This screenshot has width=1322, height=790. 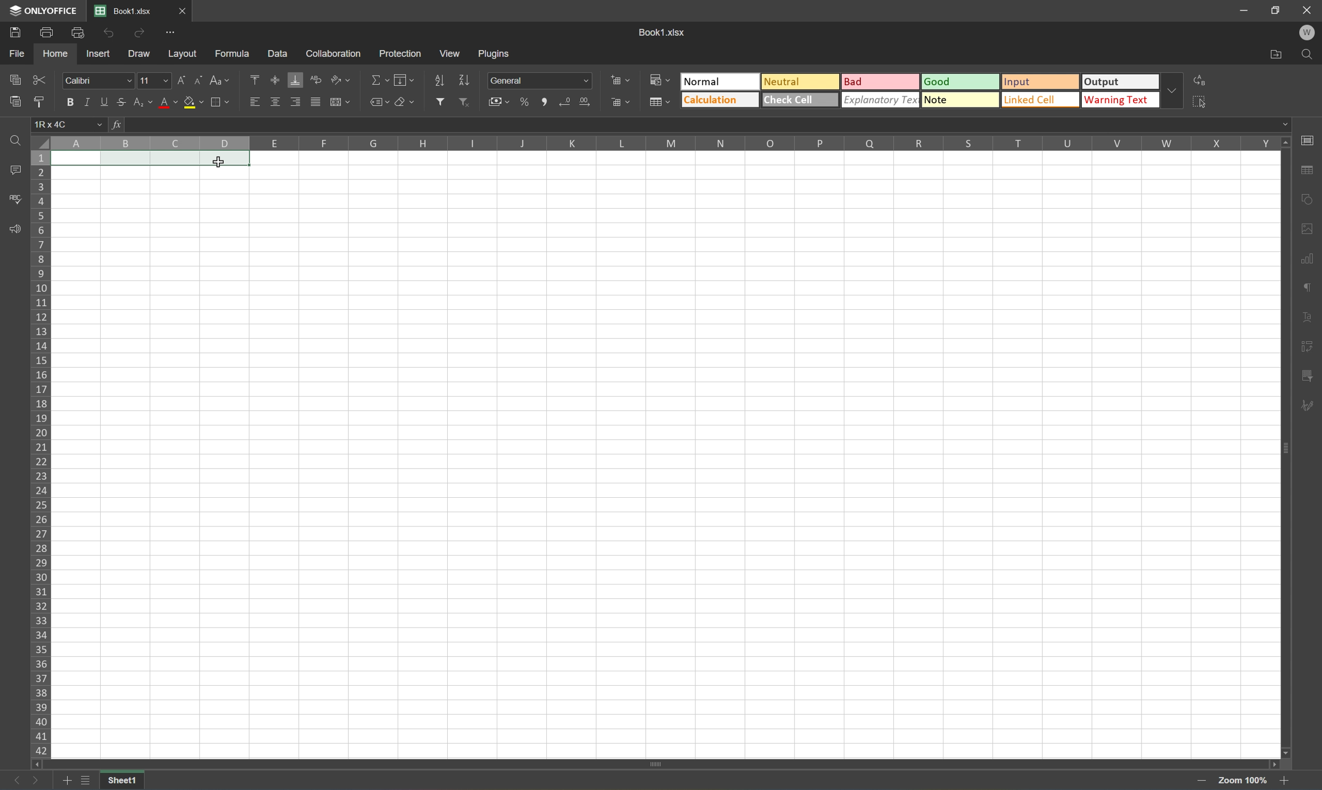 What do you see at coordinates (11, 781) in the screenshot?
I see `Previous` at bounding box center [11, 781].